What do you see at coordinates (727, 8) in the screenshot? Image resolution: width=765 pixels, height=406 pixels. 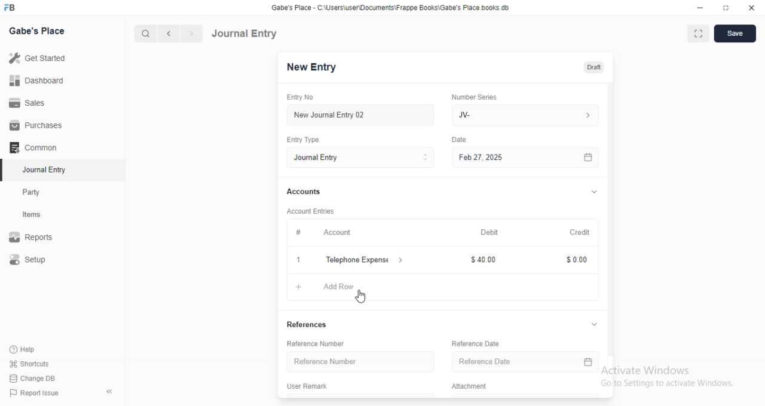 I see `Full screen` at bounding box center [727, 8].